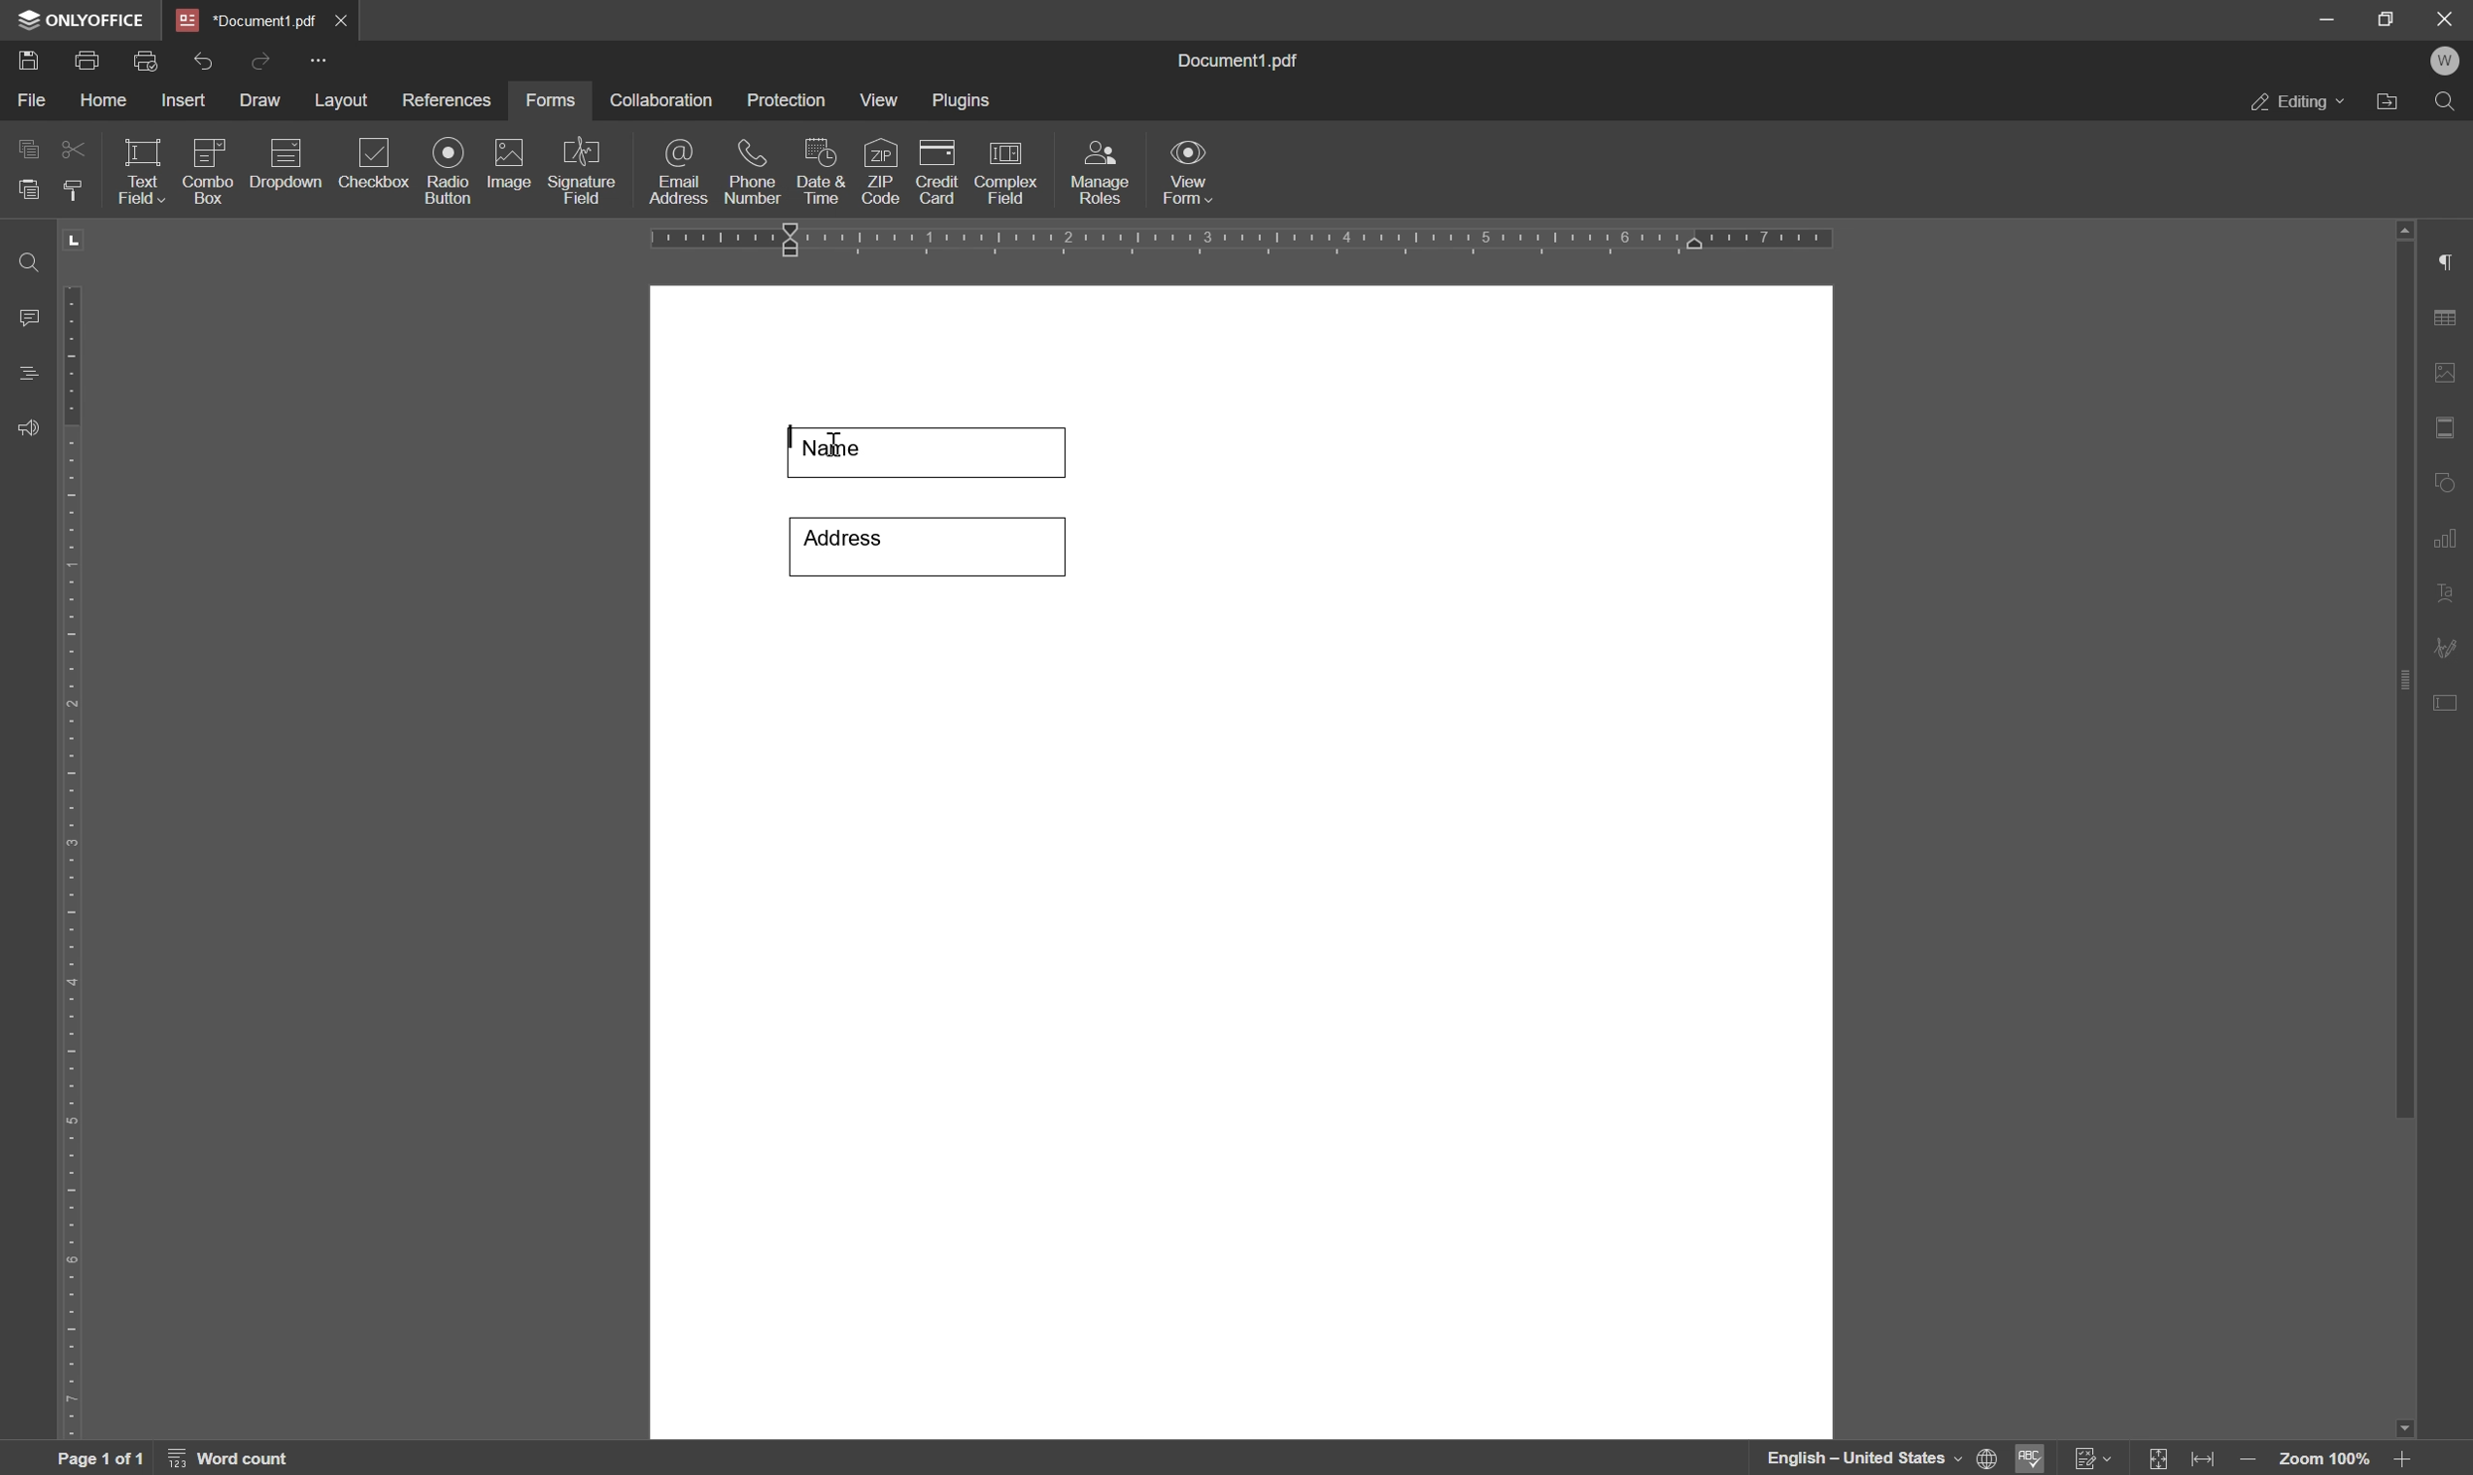 This screenshot has width=2473, height=1475. What do you see at coordinates (30, 191) in the screenshot?
I see `paste` at bounding box center [30, 191].